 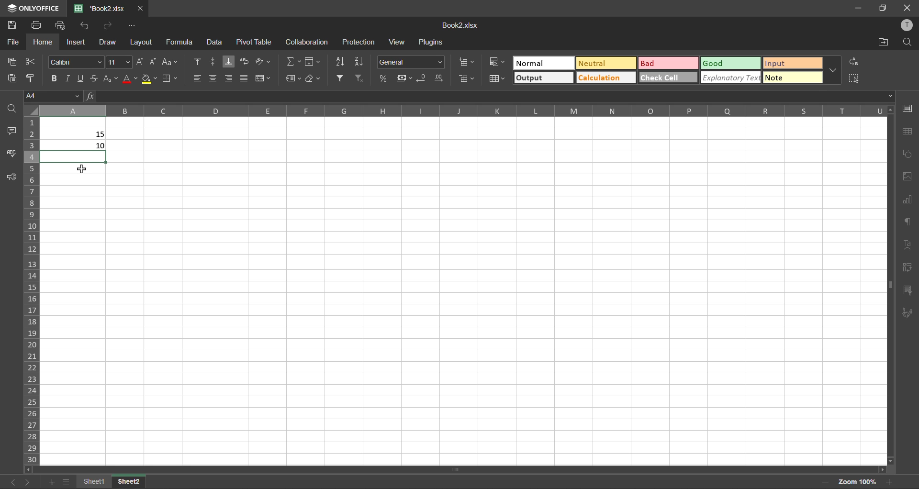 What do you see at coordinates (106, 42) in the screenshot?
I see `draw` at bounding box center [106, 42].